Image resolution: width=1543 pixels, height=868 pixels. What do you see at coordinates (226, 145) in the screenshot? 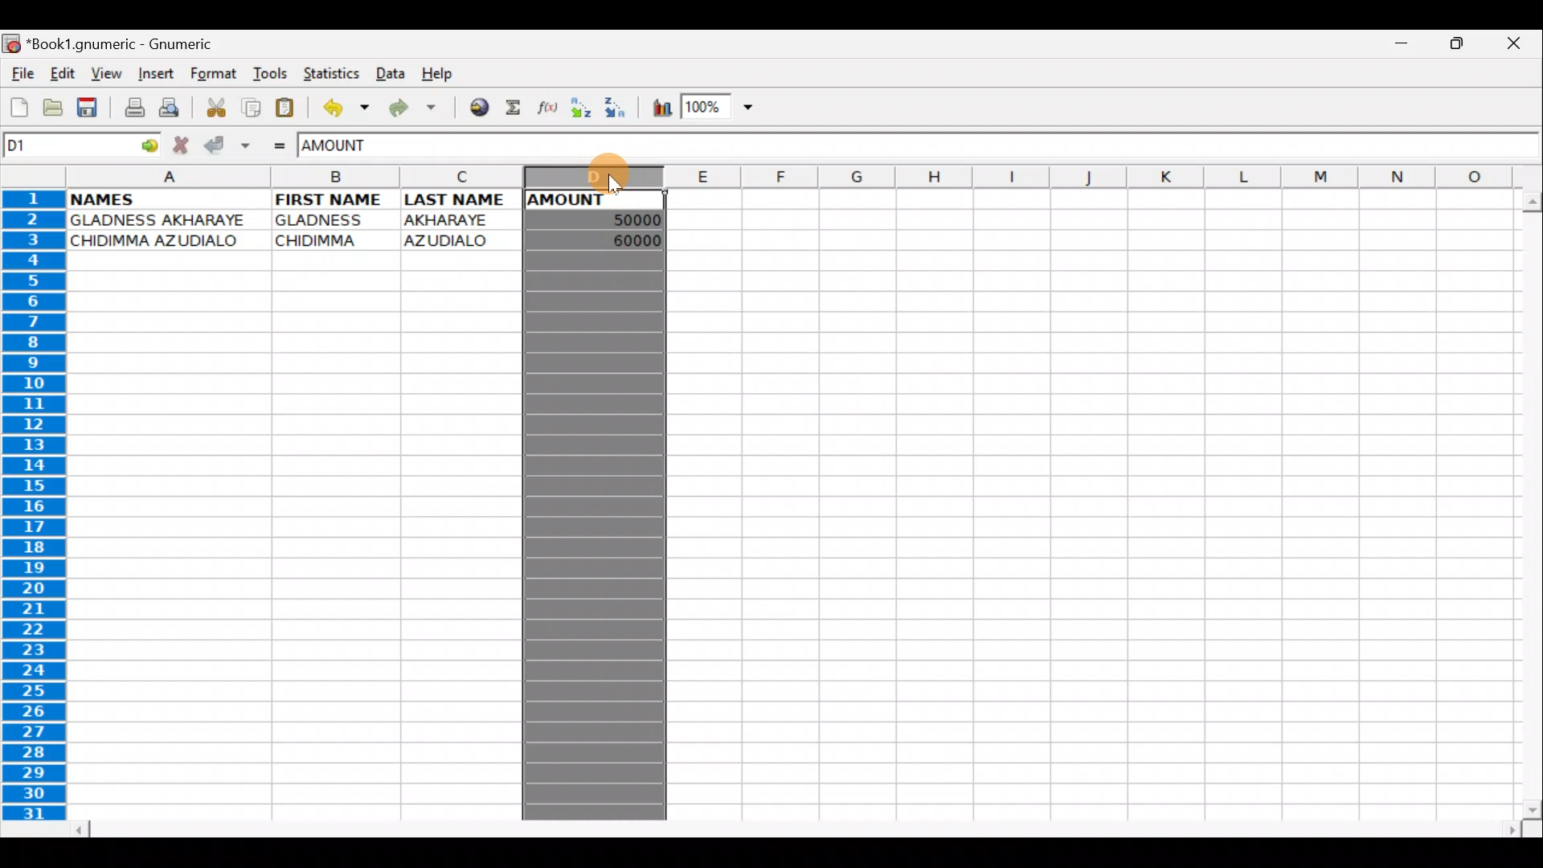
I see `Accept change` at bounding box center [226, 145].